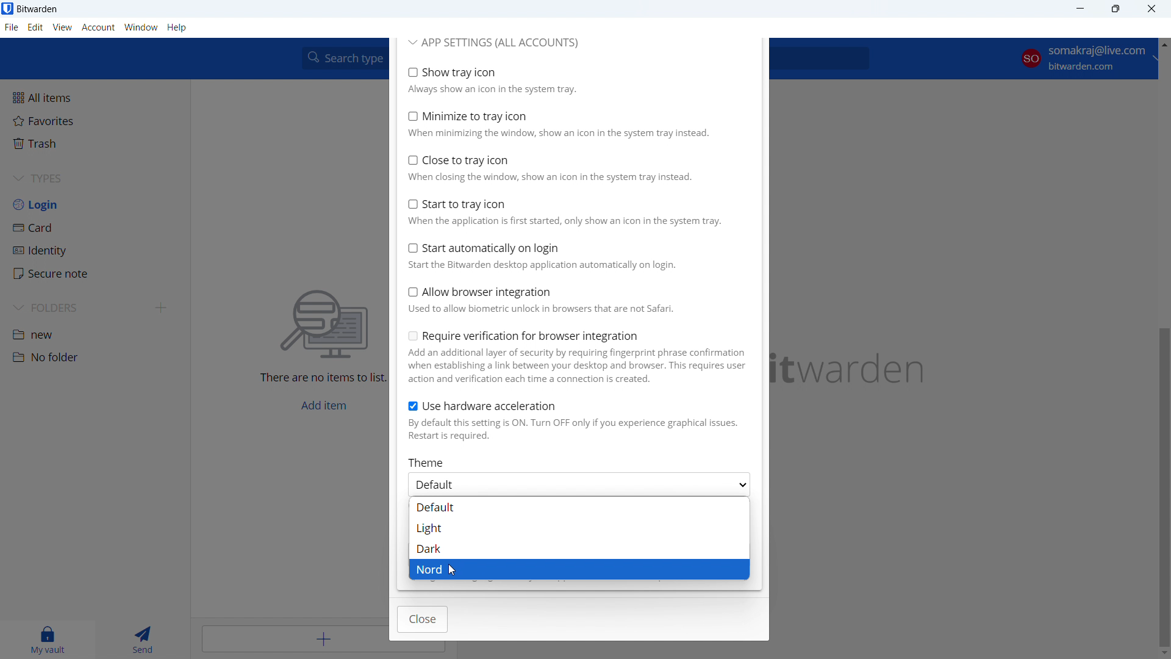 The image size is (1171, 659). What do you see at coordinates (95, 179) in the screenshot?
I see `types` at bounding box center [95, 179].